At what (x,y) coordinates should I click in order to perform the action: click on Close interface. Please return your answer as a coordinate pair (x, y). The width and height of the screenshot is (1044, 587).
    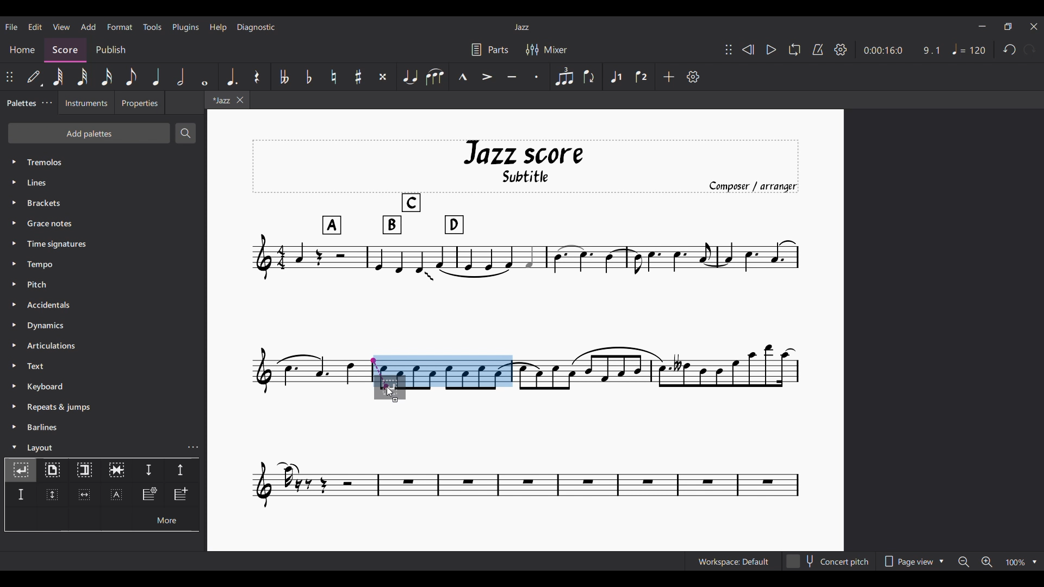
    Looking at the image, I should click on (1034, 27).